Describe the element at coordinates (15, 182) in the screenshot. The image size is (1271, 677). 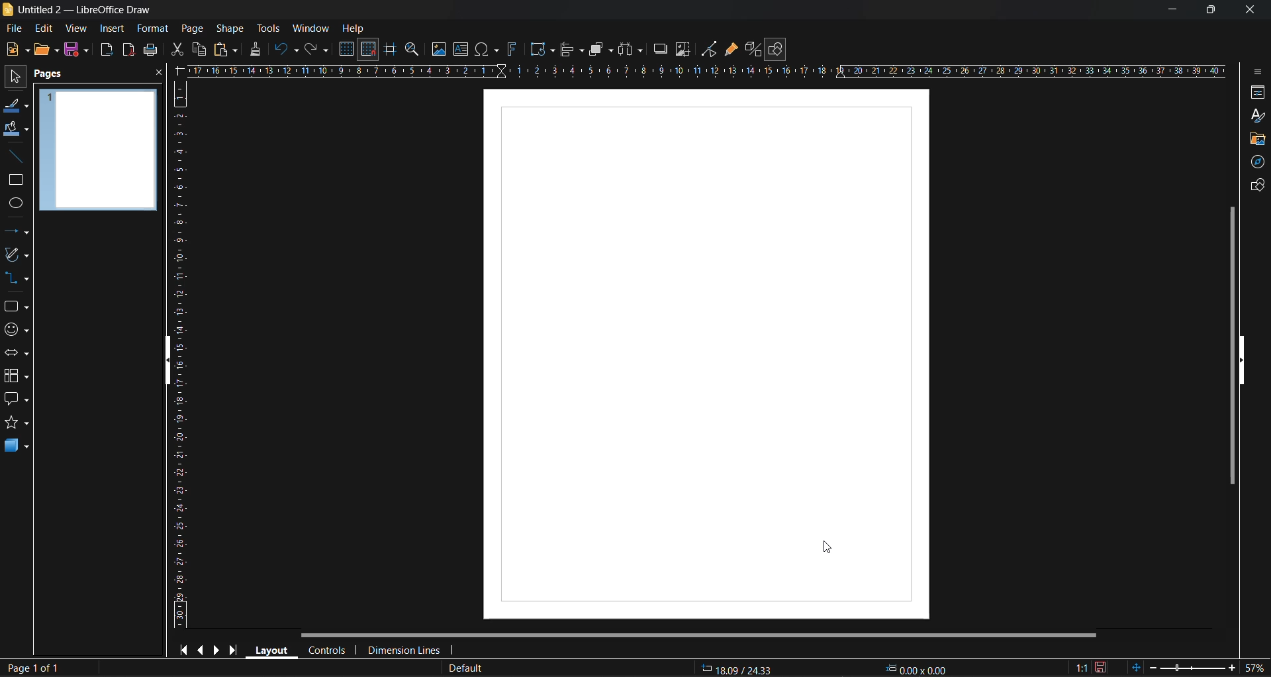
I see `rectangle` at that location.